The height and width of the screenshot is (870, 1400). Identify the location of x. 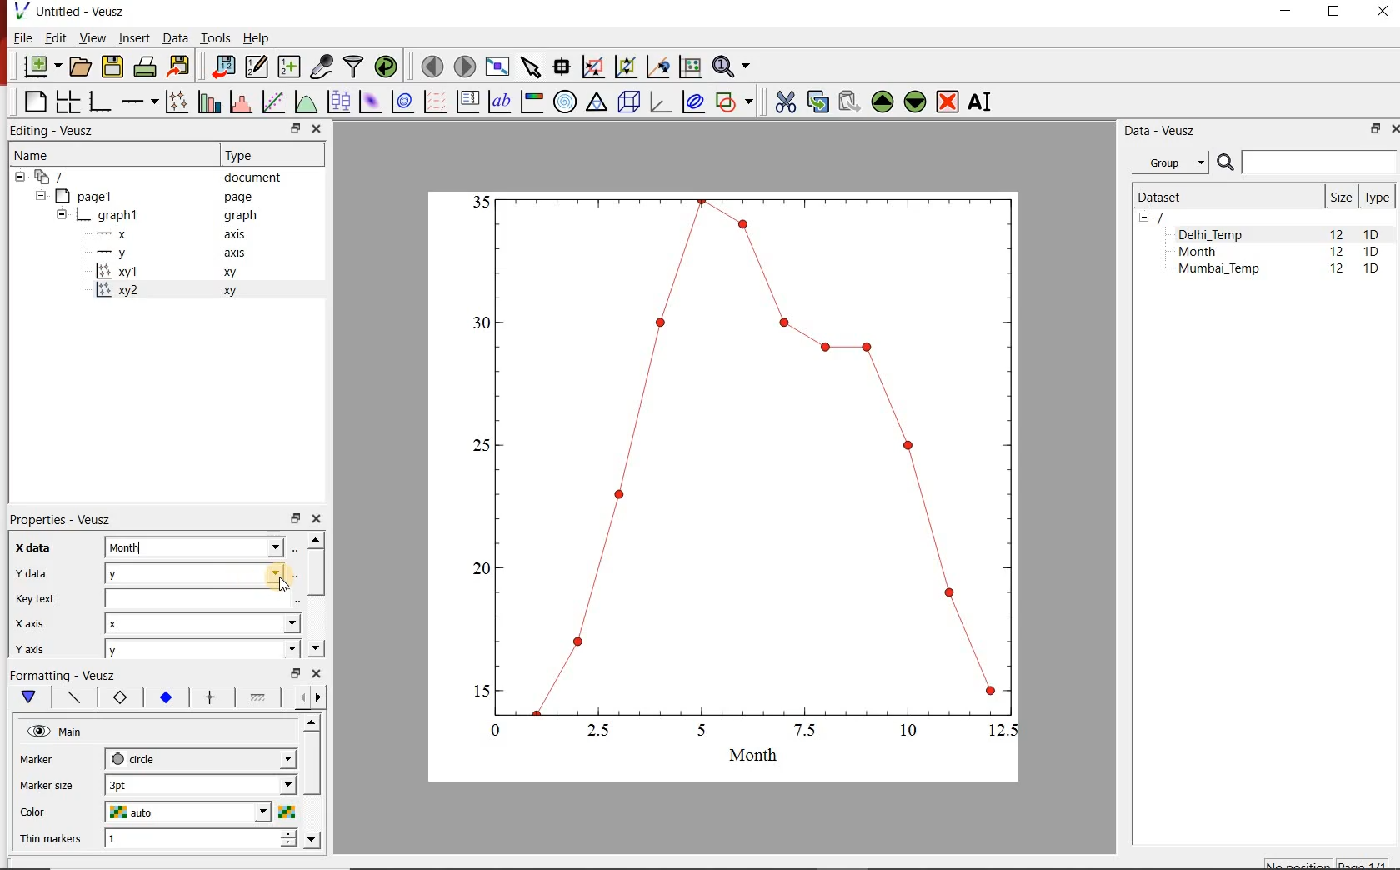
(203, 622).